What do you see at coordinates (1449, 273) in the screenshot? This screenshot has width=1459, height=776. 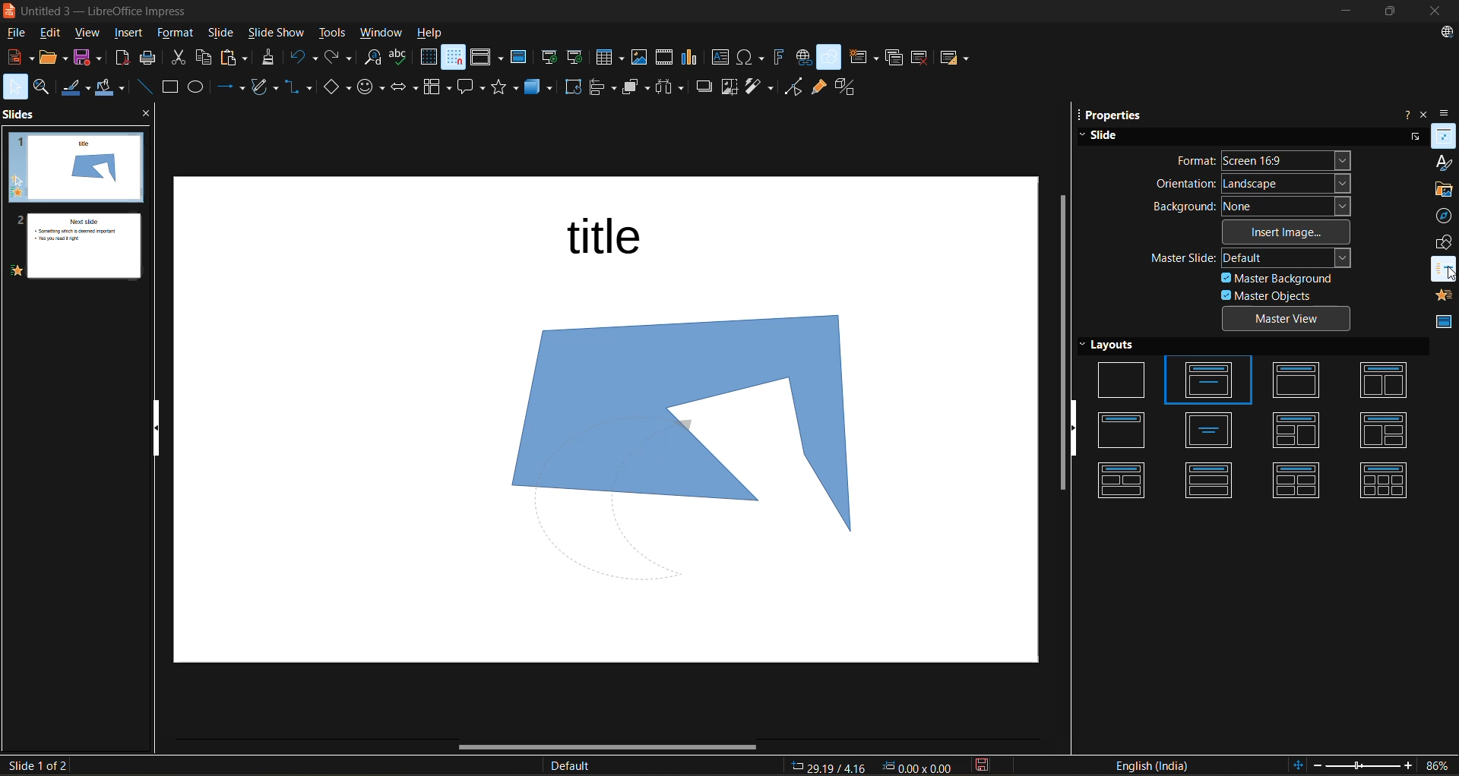 I see `cursor` at bounding box center [1449, 273].